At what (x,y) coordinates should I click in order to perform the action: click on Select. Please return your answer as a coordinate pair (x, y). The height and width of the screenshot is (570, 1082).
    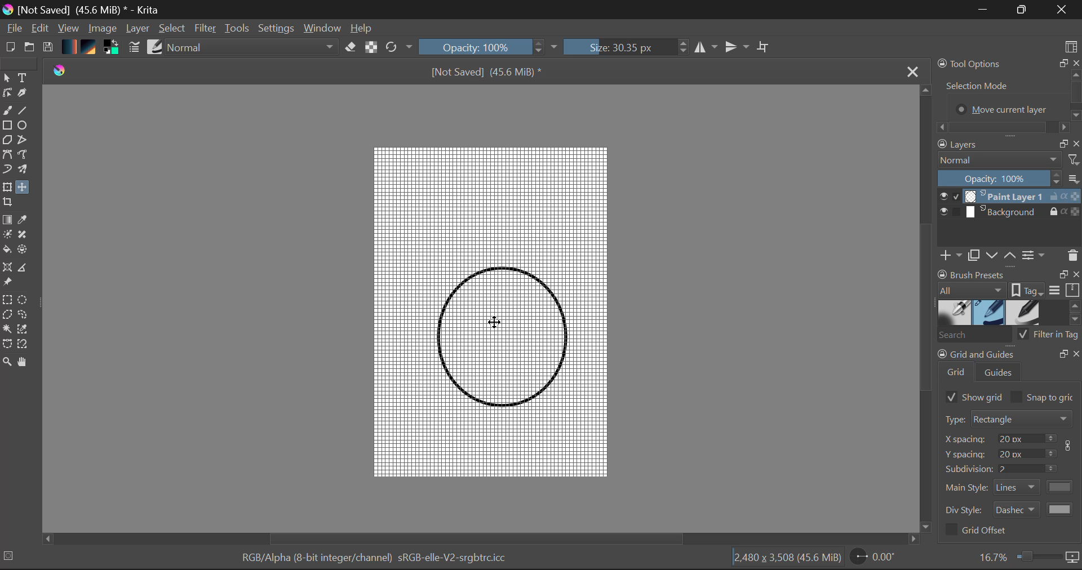
    Looking at the image, I should click on (172, 29).